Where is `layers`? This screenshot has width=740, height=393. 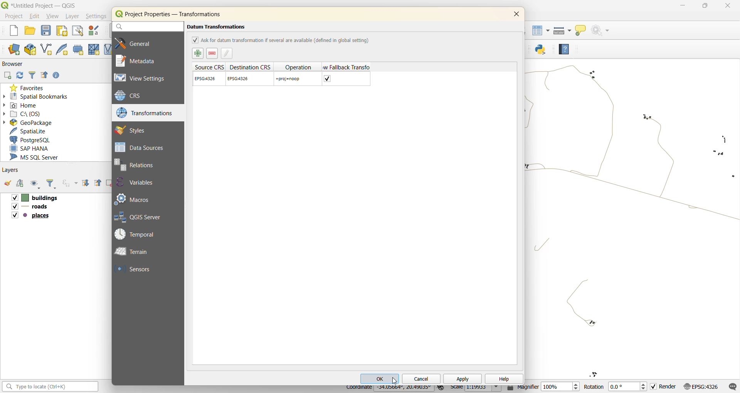
layers is located at coordinates (10, 170).